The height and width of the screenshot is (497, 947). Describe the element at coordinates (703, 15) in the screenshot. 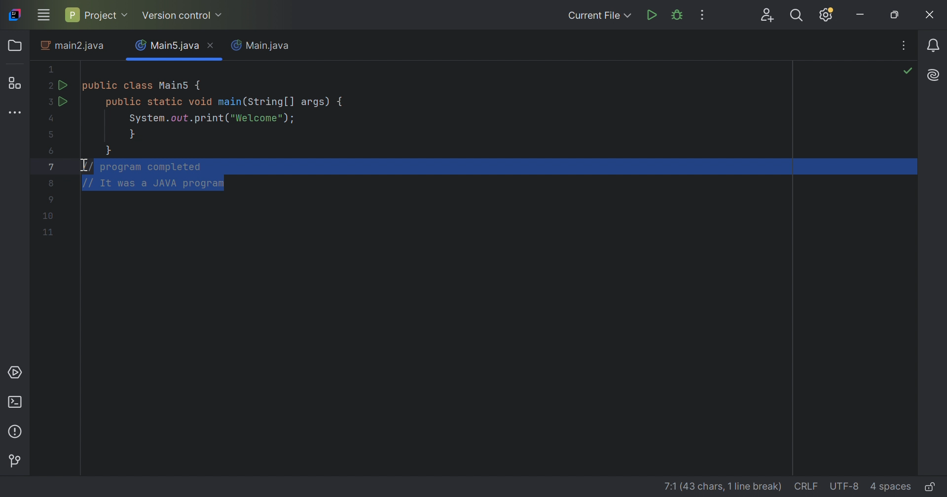

I see `More Actions` at that location.